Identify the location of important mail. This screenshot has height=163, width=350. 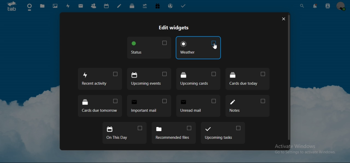
(149, 105).